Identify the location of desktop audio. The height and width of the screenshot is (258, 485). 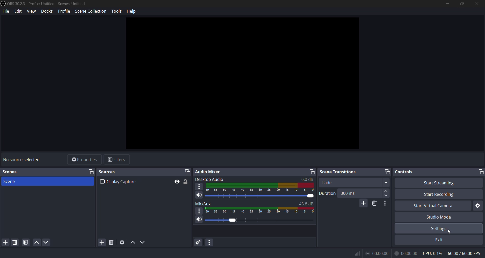
(210, 180).